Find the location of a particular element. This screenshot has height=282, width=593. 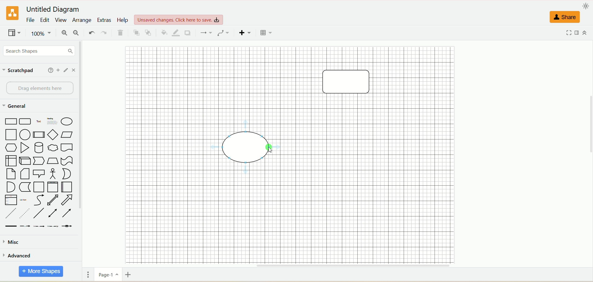

search shapes is located at coordinates (37, 51).